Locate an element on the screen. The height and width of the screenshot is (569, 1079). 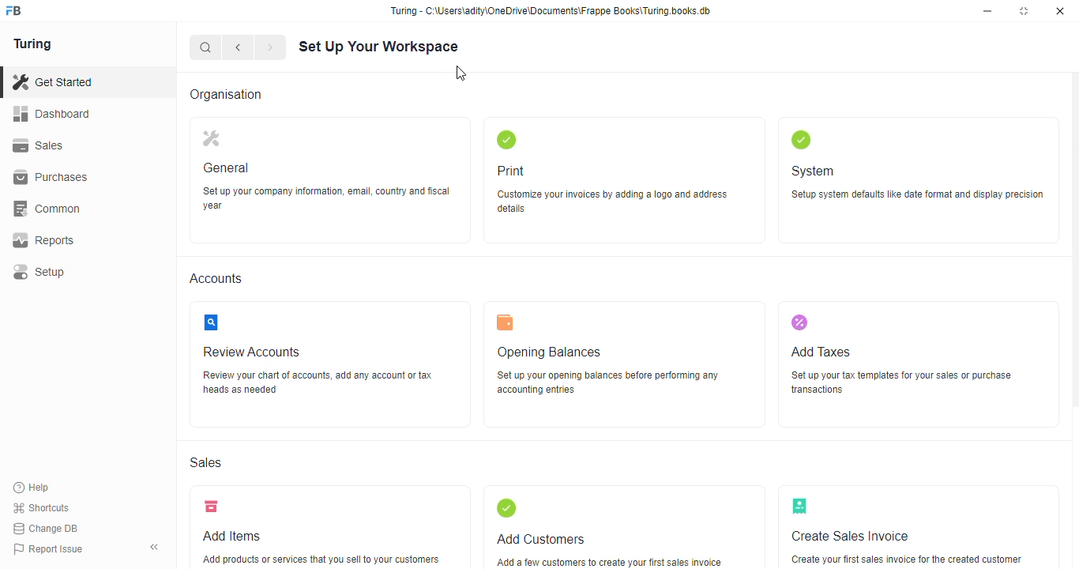
Accounts is located at coordinates (220, 277).